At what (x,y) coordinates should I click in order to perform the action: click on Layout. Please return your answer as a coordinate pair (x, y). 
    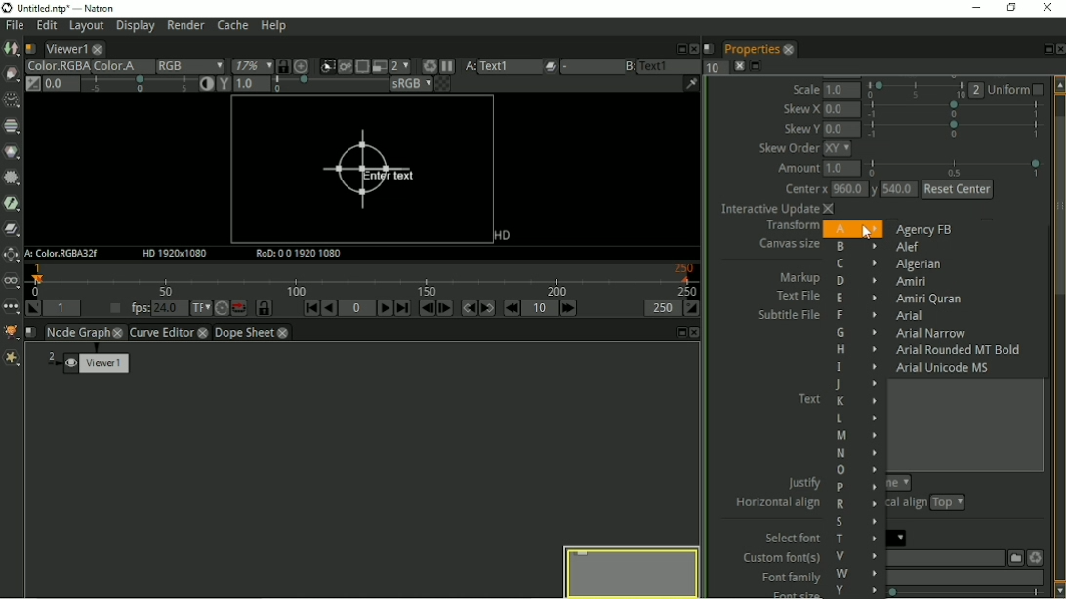
    Looking at the image, I should click on (85, 28).